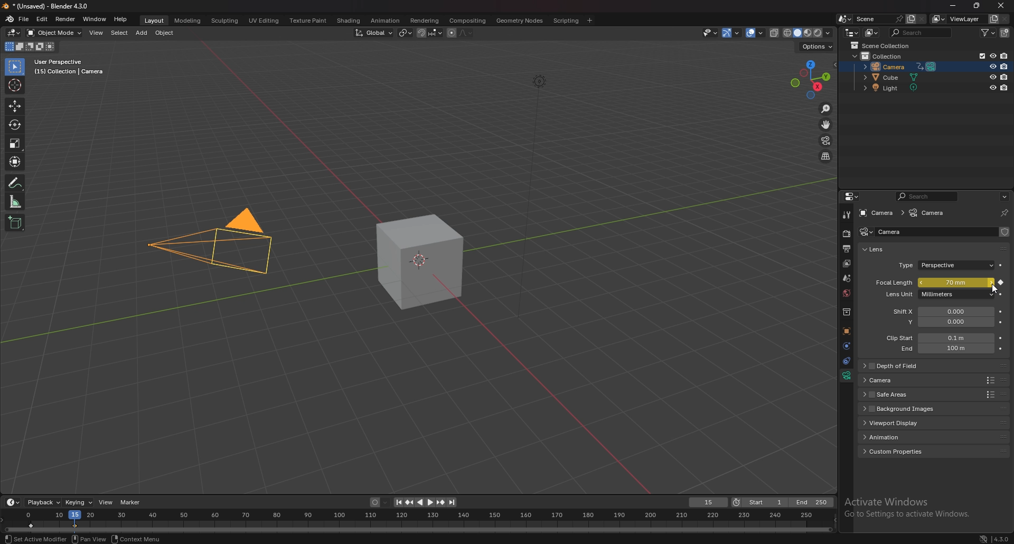 Image resolution: width=1014 pixels, height=544 pixels. What do you see at coordinates (453, 502) in the screenshot?
I see `jump to endpoint` at bounding box center [453, 502].